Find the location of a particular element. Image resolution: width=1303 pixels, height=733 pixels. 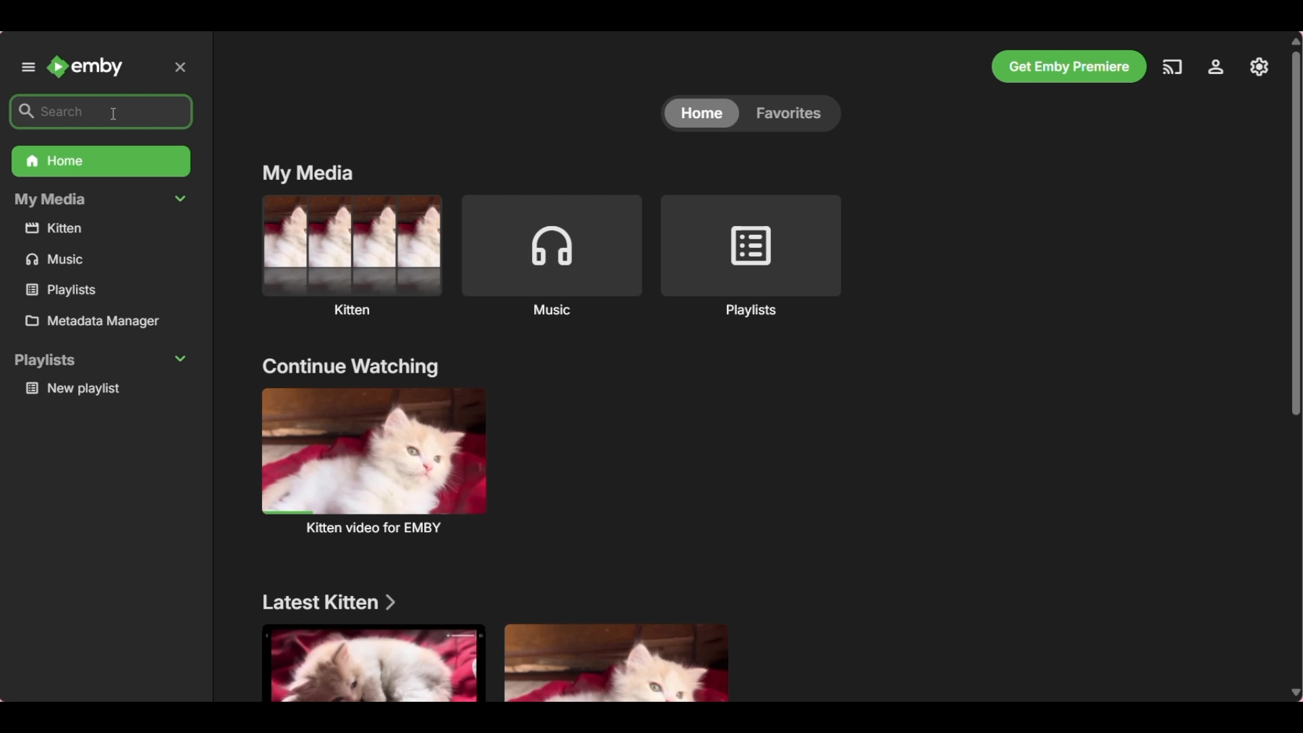

kitten is located at coordinates (103, 229).